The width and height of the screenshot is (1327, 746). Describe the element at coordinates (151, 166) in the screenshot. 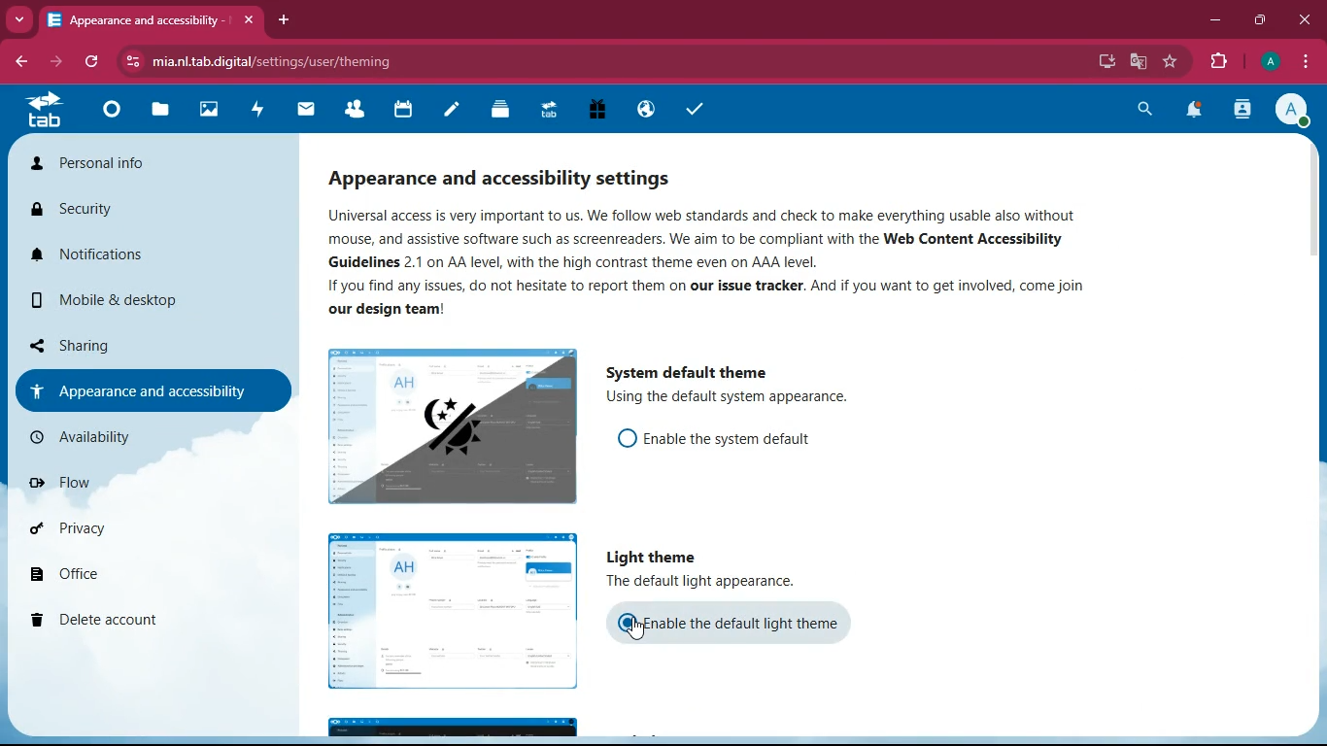

I see `personal info` at that location.